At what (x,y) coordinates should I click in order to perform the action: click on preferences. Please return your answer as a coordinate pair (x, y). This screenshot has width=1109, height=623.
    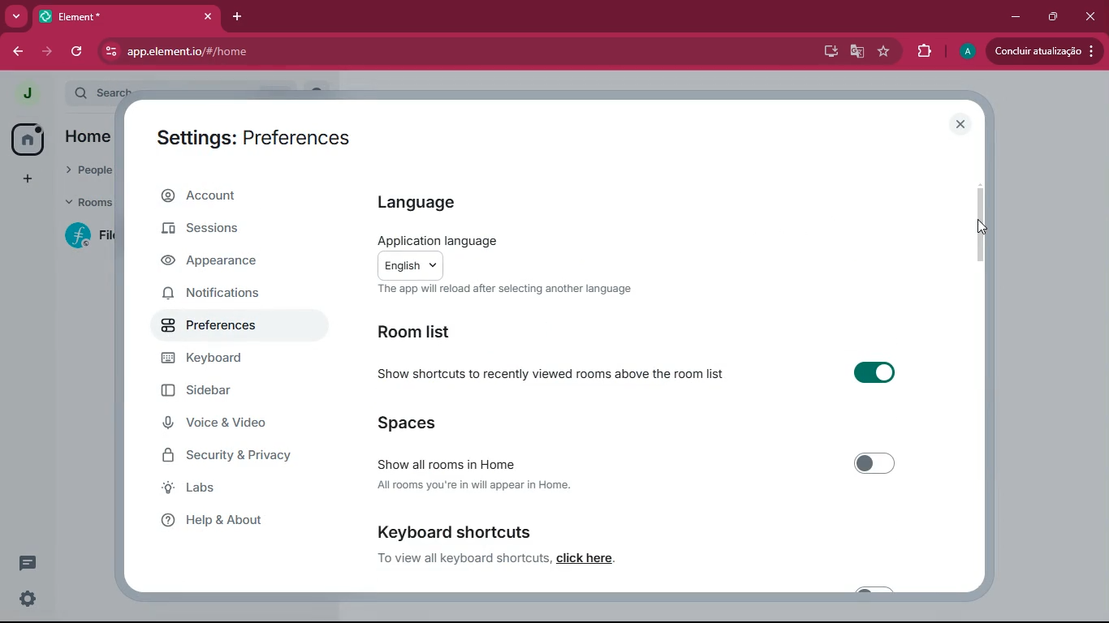
    Looking at the image, I should click on (219, 324).